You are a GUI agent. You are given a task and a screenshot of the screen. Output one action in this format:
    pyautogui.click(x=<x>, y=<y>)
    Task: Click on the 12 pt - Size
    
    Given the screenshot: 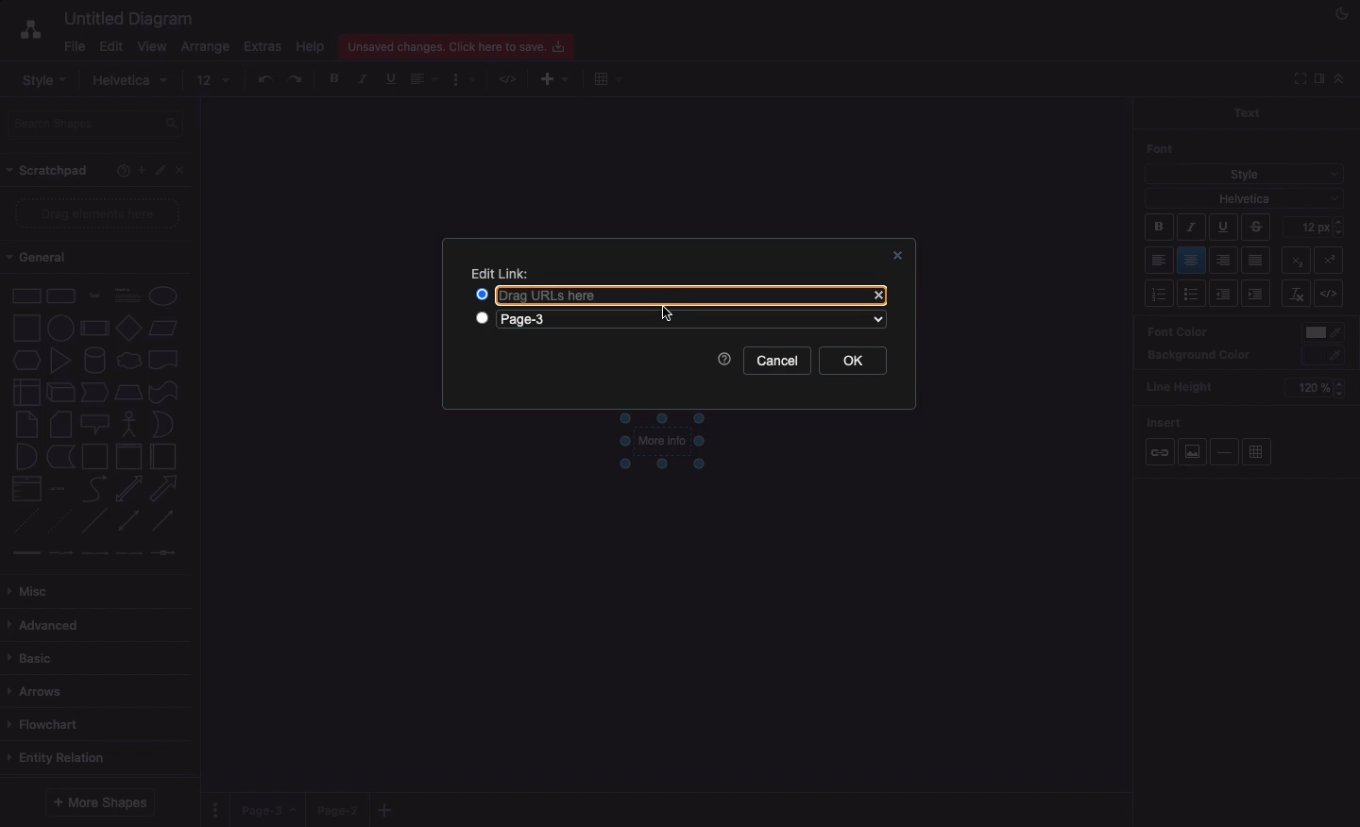 What is the action you would take?
    pyautogui.click(x=1317, y=226)
    